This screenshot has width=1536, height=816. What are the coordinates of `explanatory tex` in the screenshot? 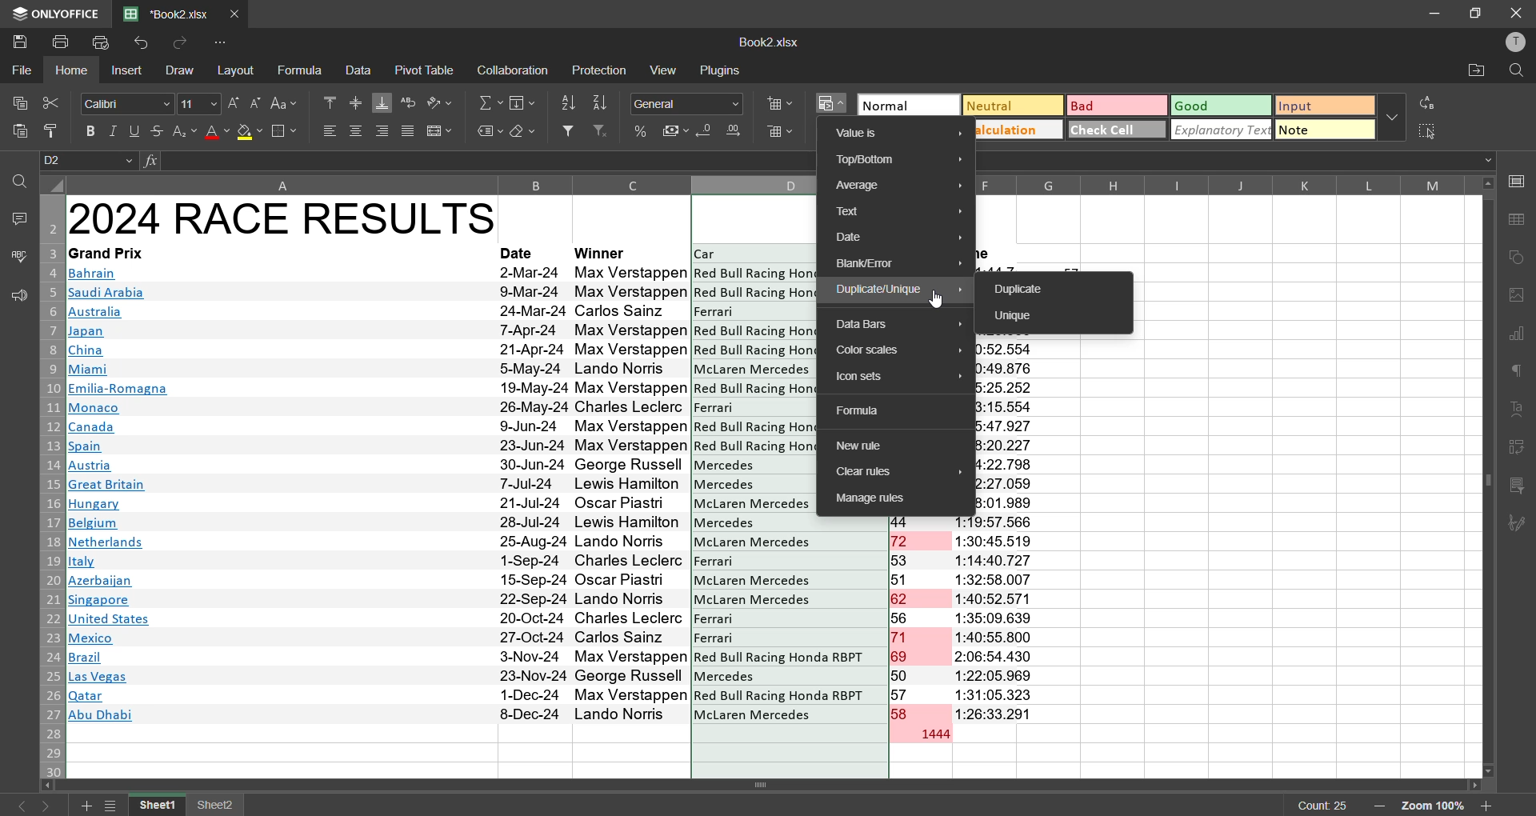 It's located at (1222, 130).